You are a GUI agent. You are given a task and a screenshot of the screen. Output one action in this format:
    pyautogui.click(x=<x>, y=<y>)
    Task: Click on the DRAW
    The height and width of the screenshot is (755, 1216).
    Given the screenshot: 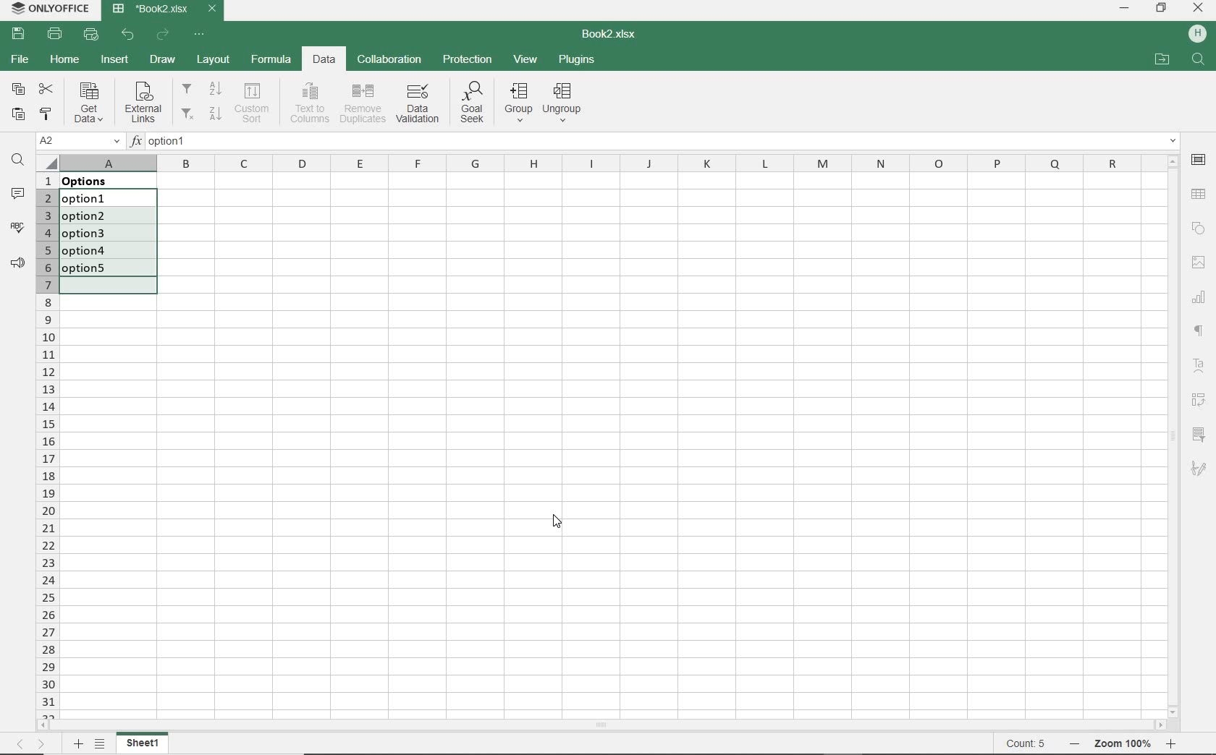 What is the action you would take?
    pyautogui.click(x=163, y=59)
    